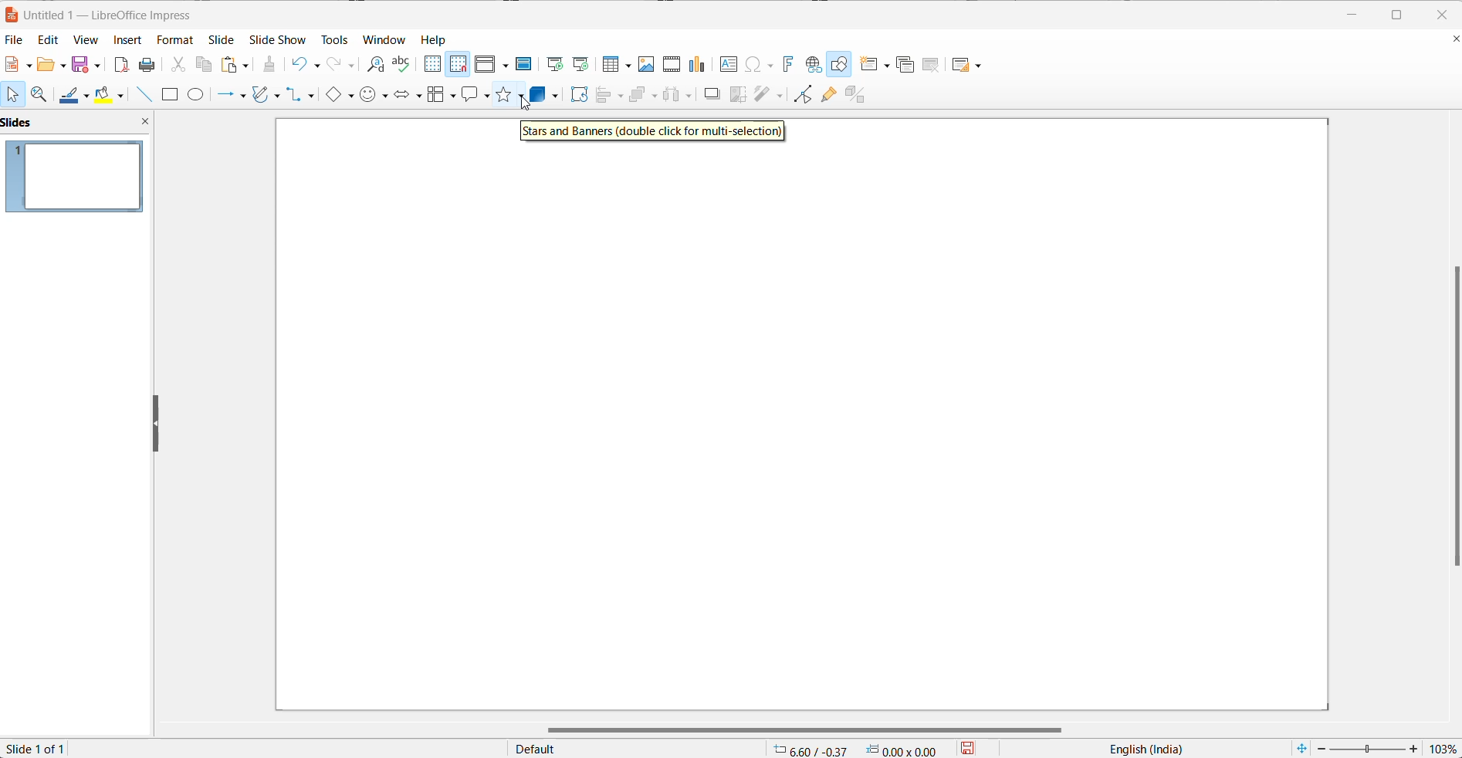 This screenshot has height=758, width=1462. Describe the element at coordinates (1346, 15) in the screenshot. I see `minimize` at that location.